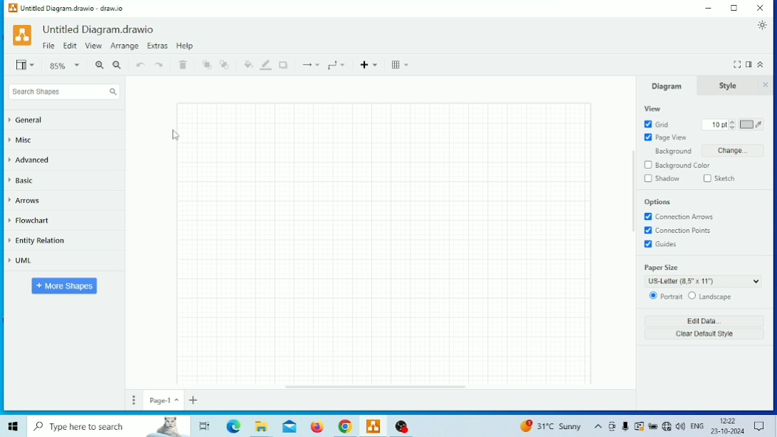  Describe the element at coordinates (633, 194) in the screenshot. I see `vertical scrollbar` at that location.